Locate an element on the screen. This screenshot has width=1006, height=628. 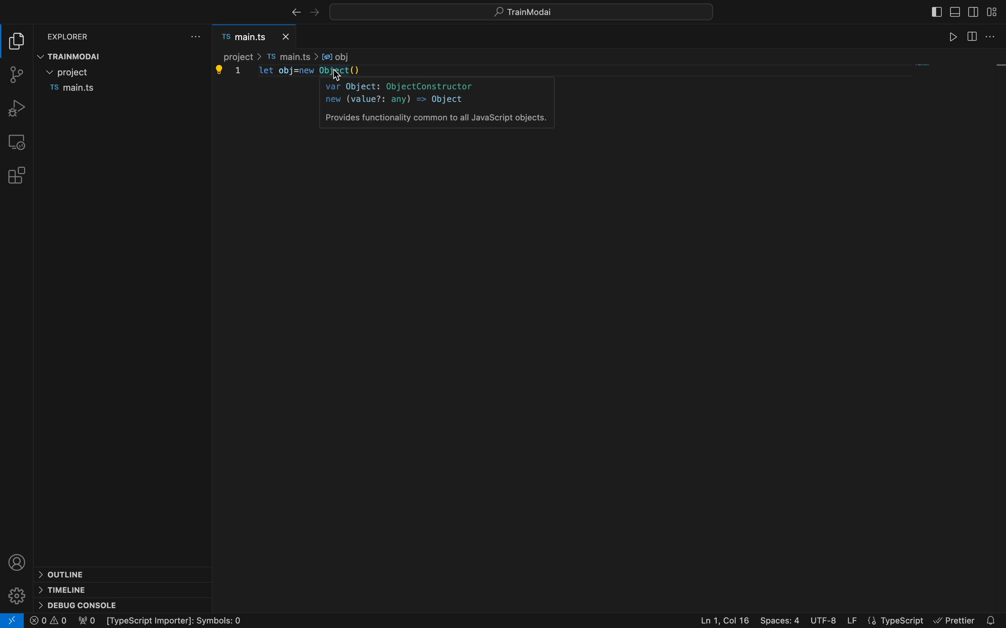
git  is located at coordinates (17, 73).